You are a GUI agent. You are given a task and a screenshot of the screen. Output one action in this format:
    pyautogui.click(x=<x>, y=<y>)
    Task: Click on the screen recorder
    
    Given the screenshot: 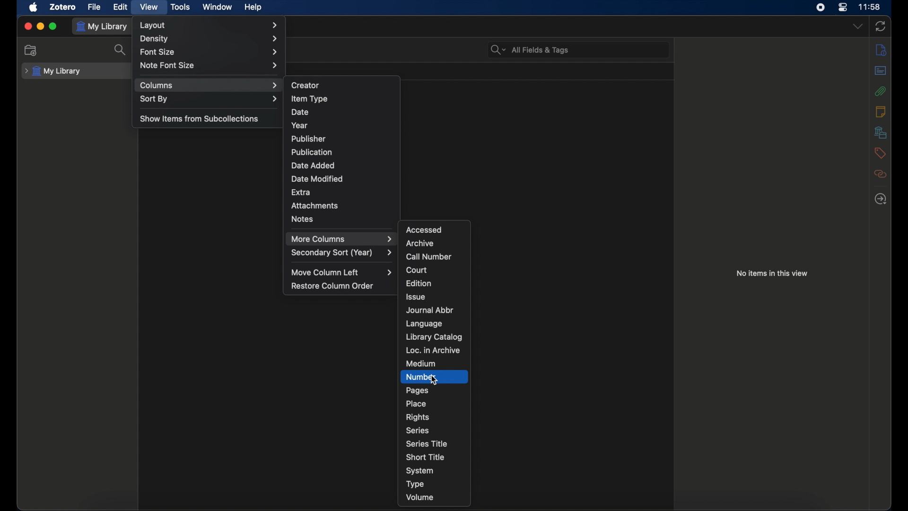 What is the action you would take?
    pyautogui.click(x=821, y=7)
    